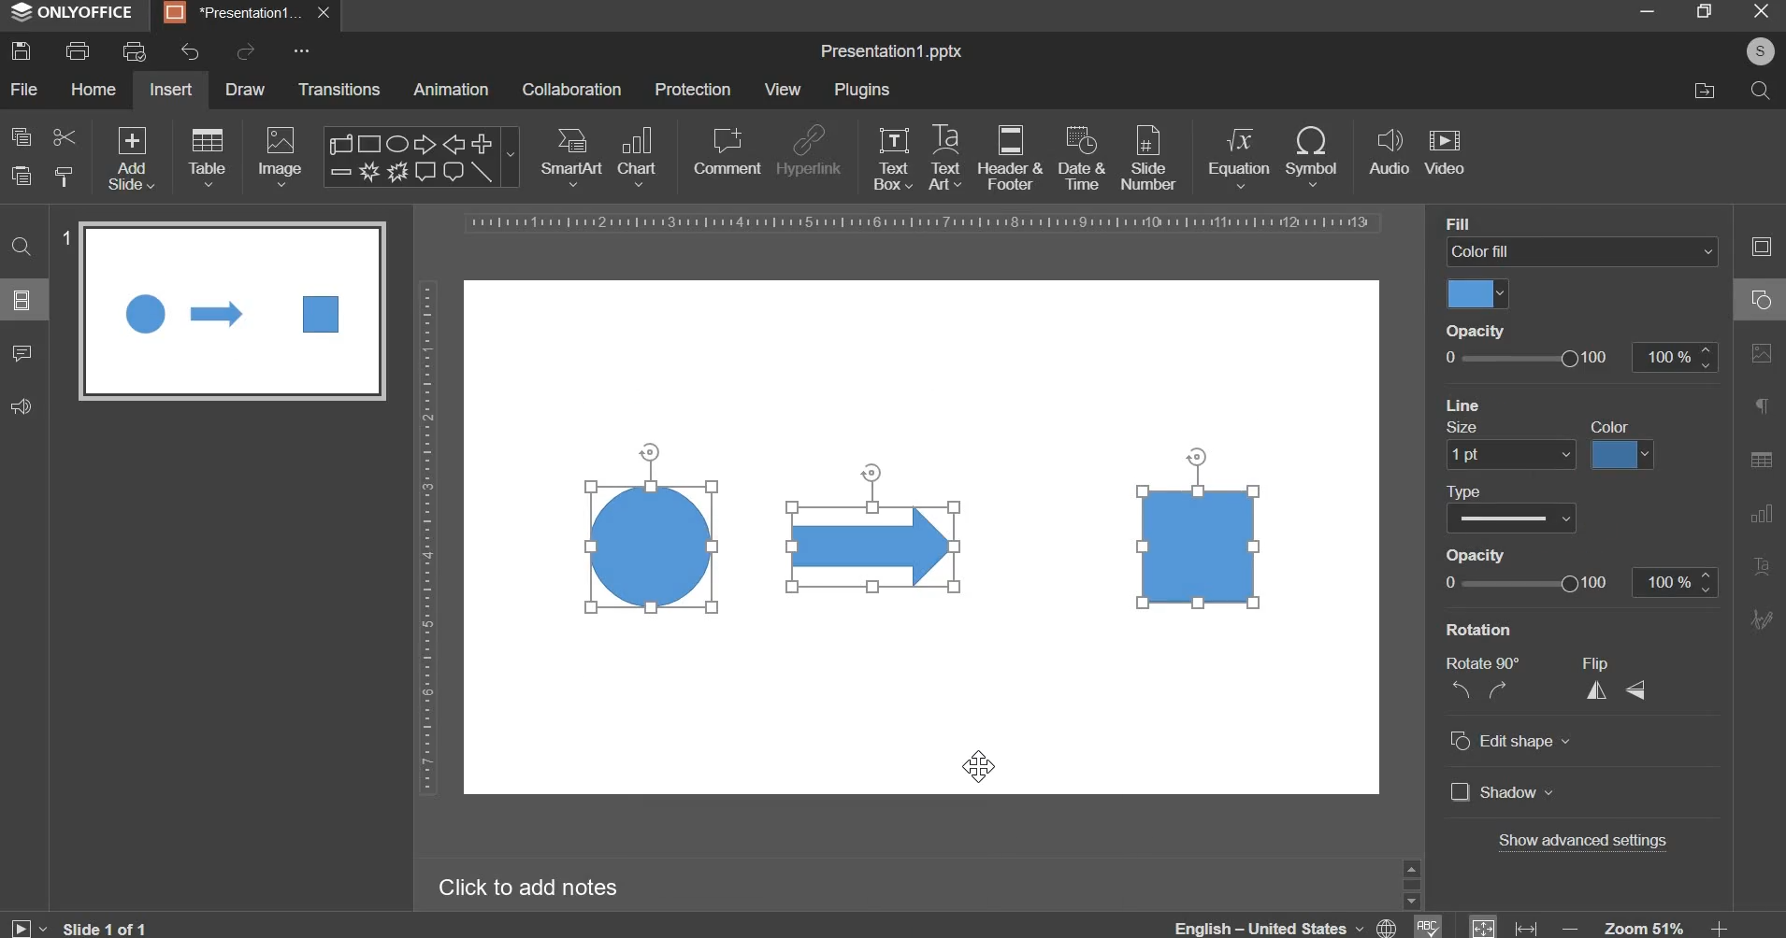 The height and width of the screenshot is (938, 1786). I want to click on text art setting, so click(1760, 564).